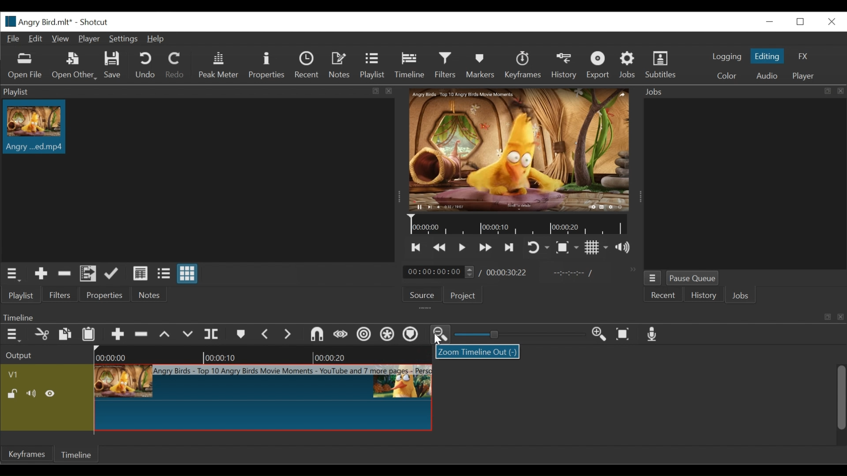 This screenshot has width=847, height=476. What do you see at coordinates (60, 39) in the screenshot?
I see `View` at bounding box center [60, 39].